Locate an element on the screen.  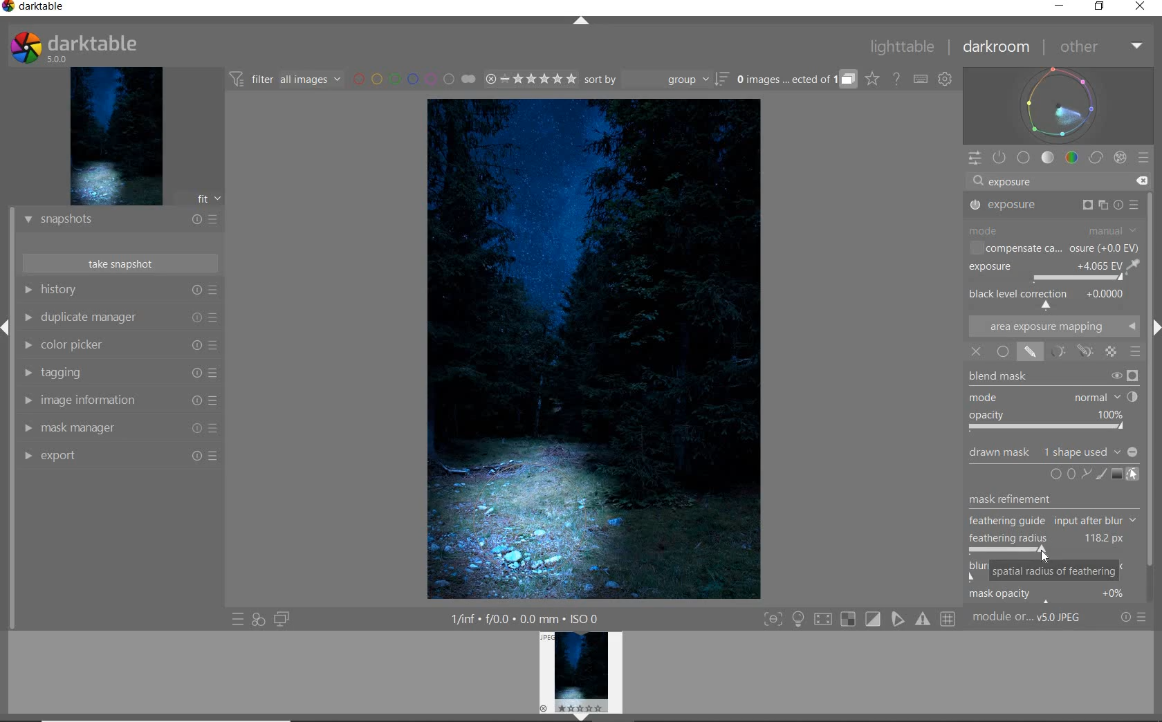
BASE is located at coordinates (1024, 157).